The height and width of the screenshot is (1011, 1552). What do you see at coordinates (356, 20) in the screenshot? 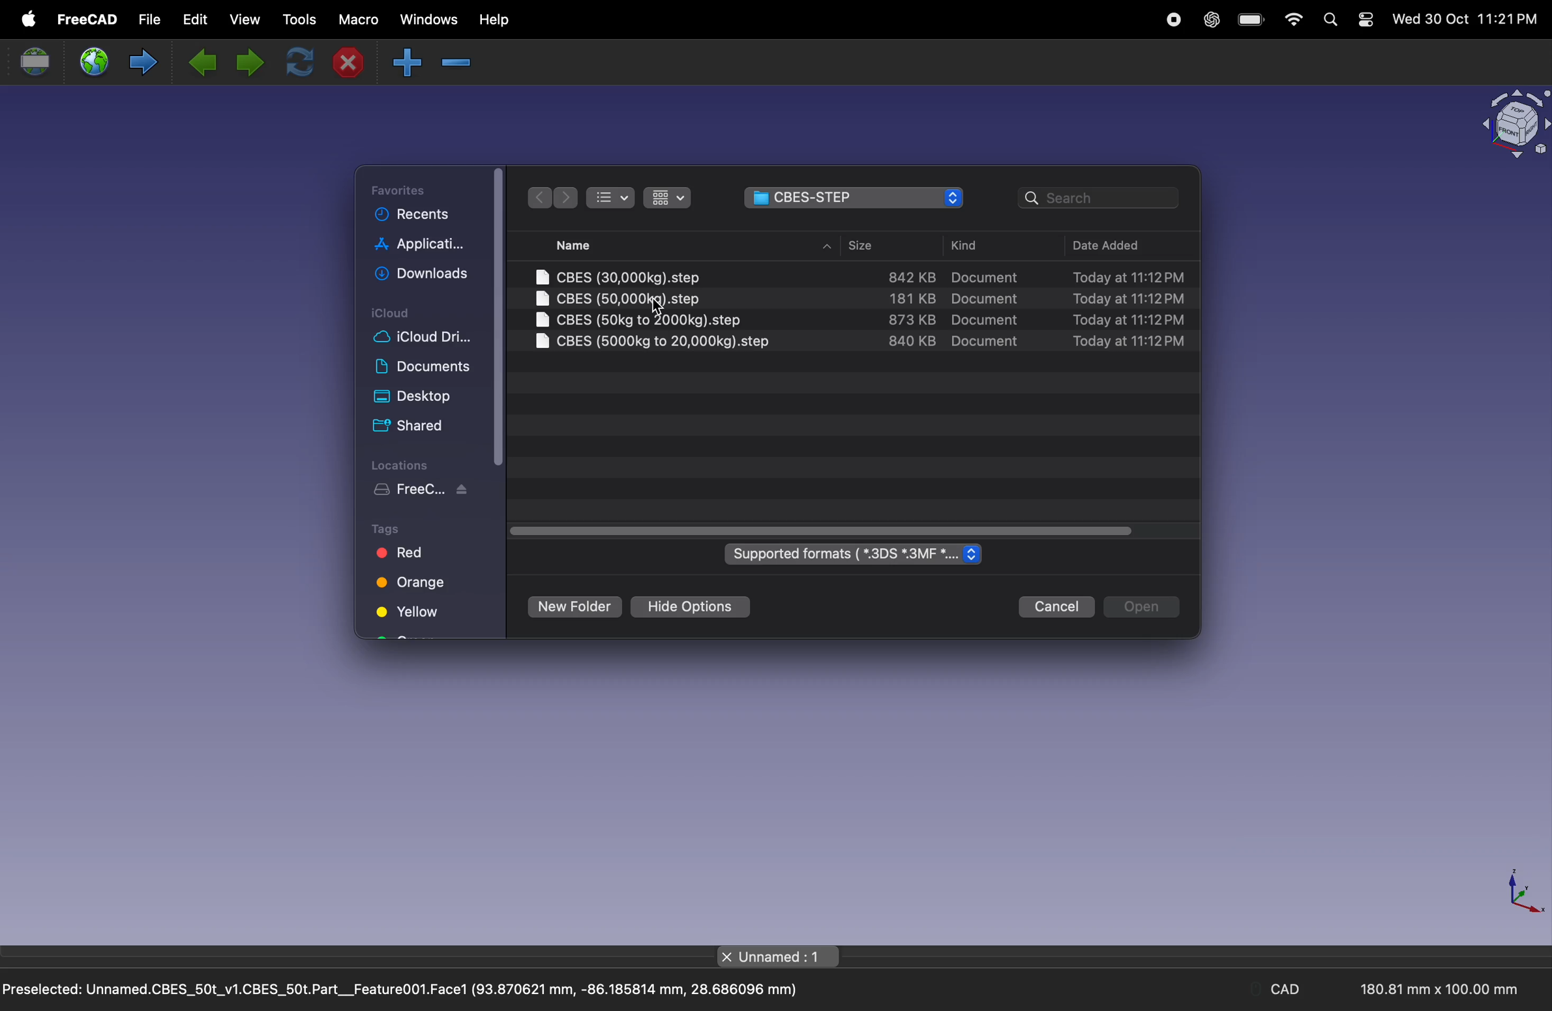
I see `marco` at bounding box center [356, 20].